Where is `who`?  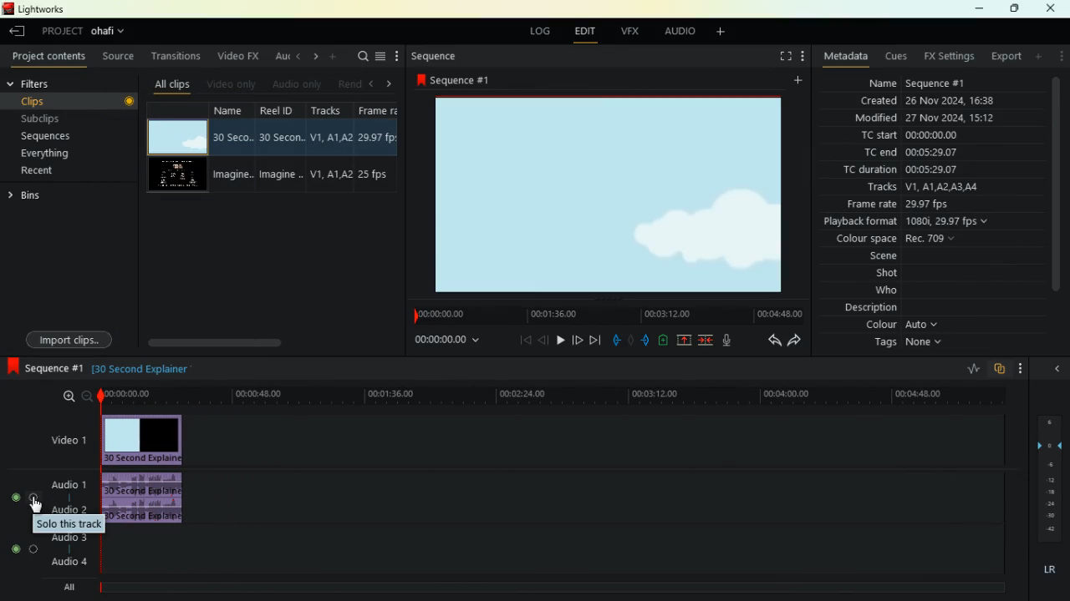 who is located at coordinates (892, 290).